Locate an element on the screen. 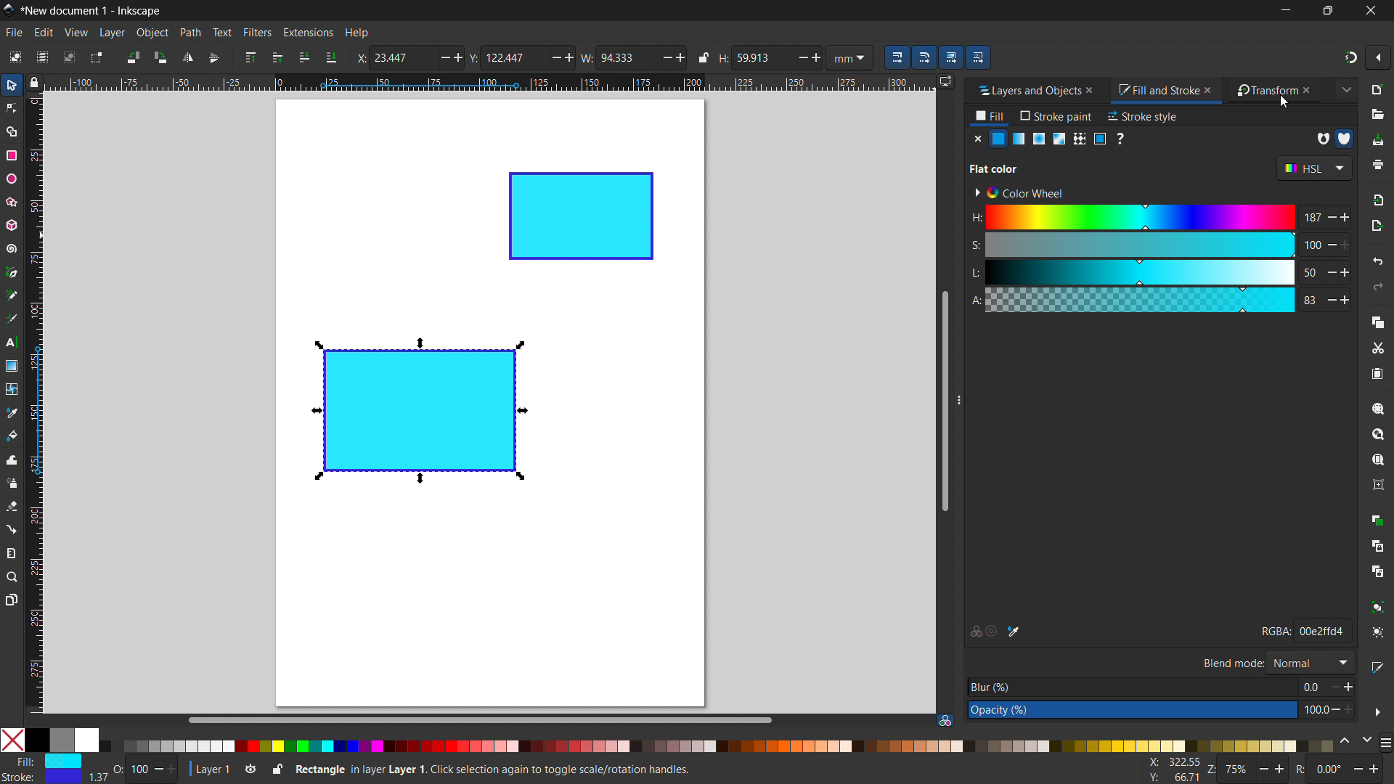 The height and width of the screenshot is (784, 1394). snapping options is located at coordinates (1378, 57).